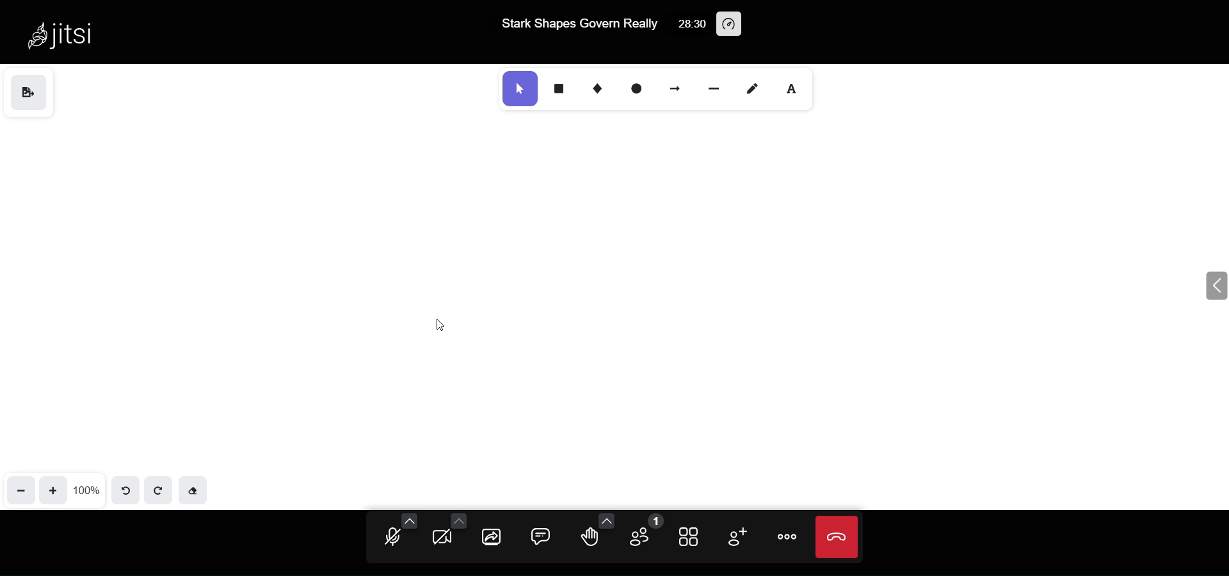 Image resolution: width=1229 pixels, height=576 pixels. Describe the element at coordinates (644, 532) in the screenshot. I see `participant` at that location.